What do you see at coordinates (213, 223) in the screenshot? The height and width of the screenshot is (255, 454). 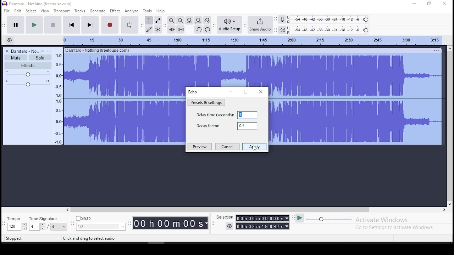 I see `` at bounding box center [213, 223].